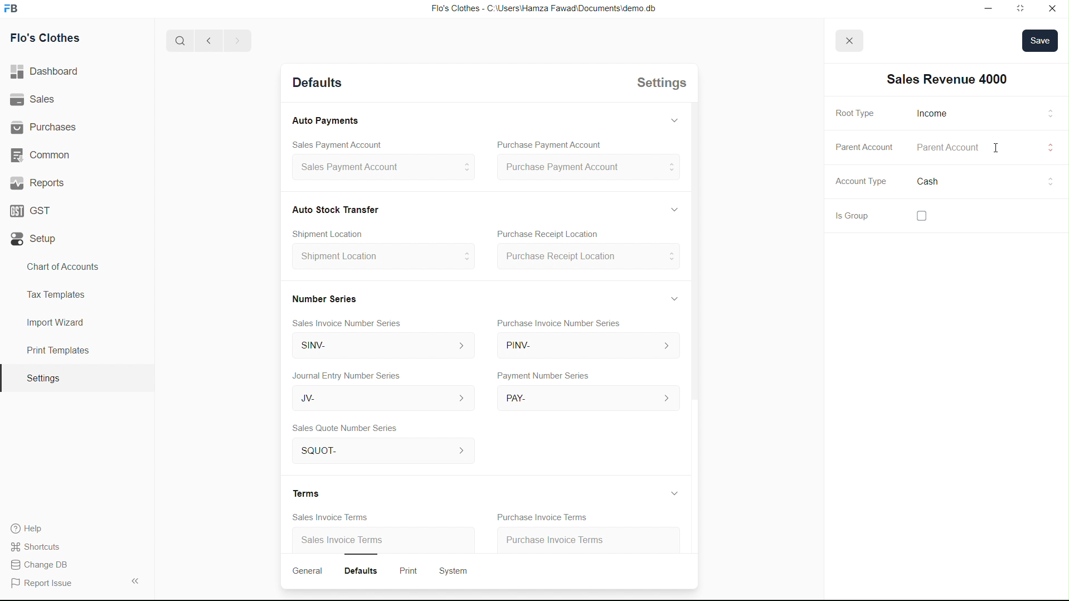 The height and width of the screenshot is (601, 1069). Describe the element at coordinates (540, 376) in the screenshot. I see `Payment Number Series` at that location.